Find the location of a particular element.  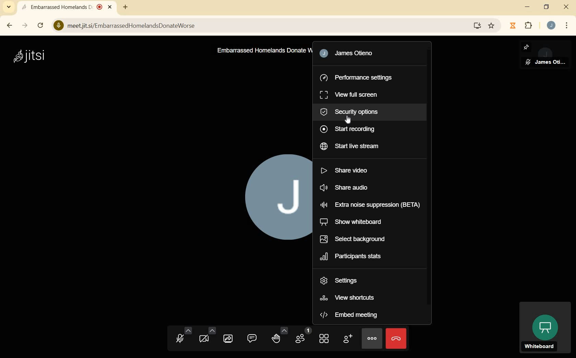

more actions is located at coordinates (372, 338).